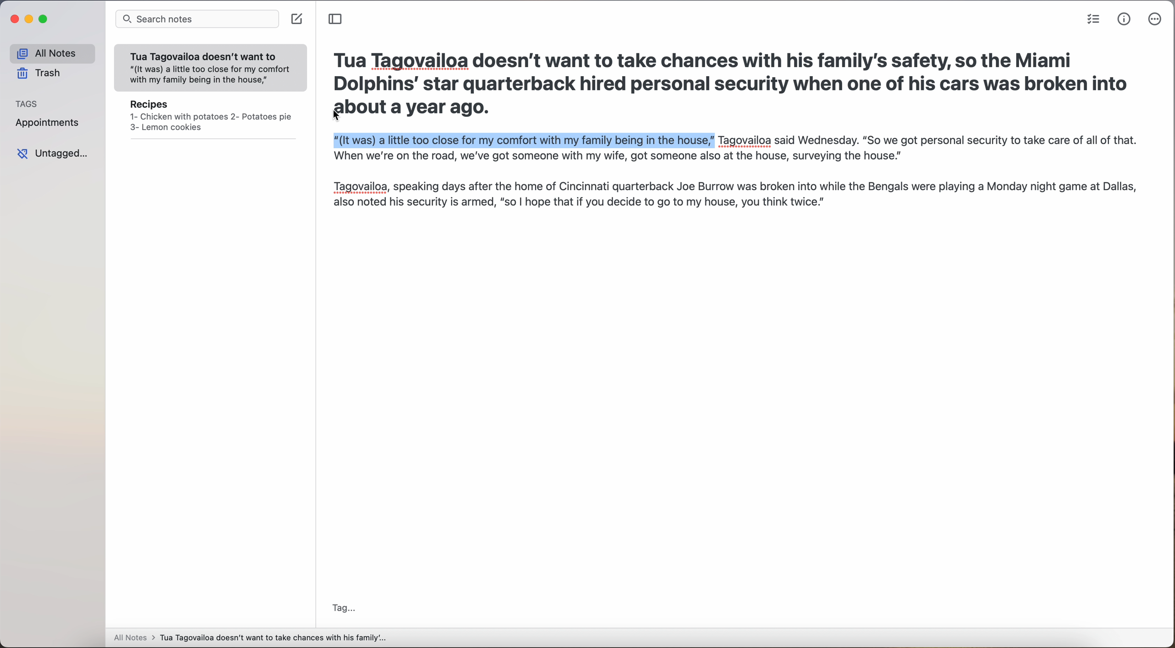 The height and width of the screenshot is (648, 1175). I want to click on about a year ago, so click(409, 111).